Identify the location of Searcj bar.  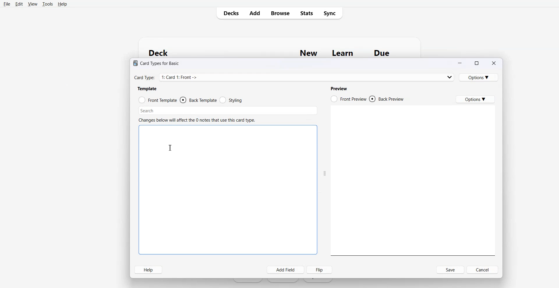
(199, 109).